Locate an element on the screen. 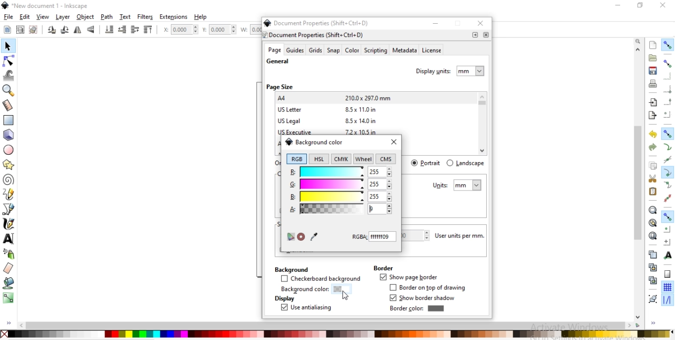 The height and width of the screenshot is (340, 675). scrollbar is located at coordinates (639, 210).